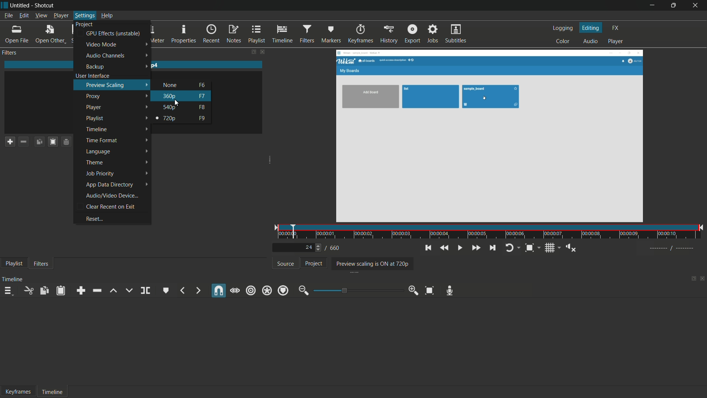 The width and height of the screenshot is (707, 398). I want to click on preview window, so click(489, 136).